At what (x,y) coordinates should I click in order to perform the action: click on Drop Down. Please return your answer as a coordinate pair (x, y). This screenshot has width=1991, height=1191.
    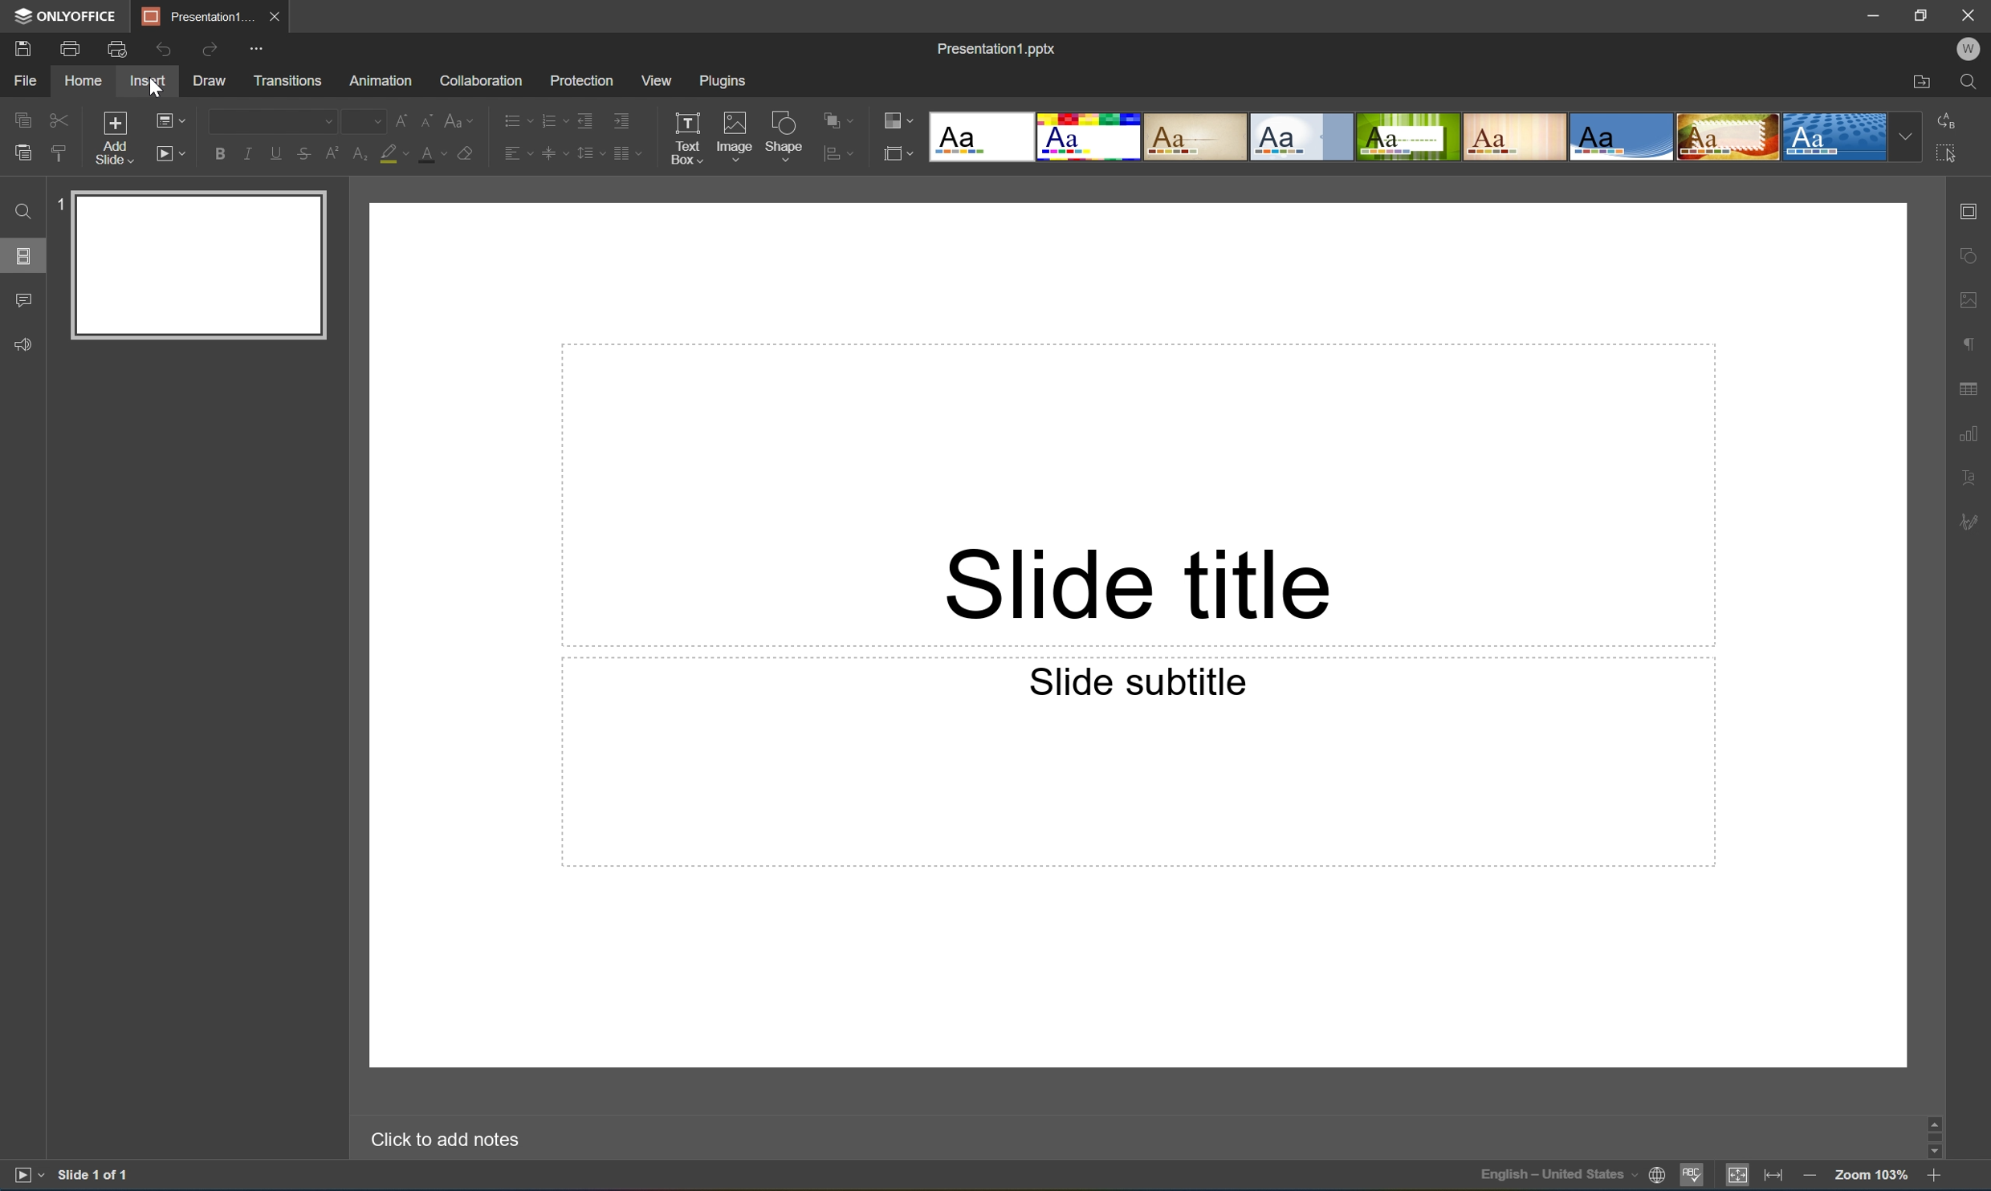
    Looking at the image, I should click on (1904, 138).